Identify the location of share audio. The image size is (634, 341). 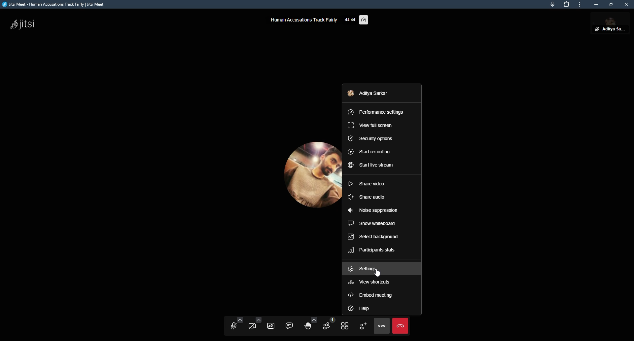
(369, 197).